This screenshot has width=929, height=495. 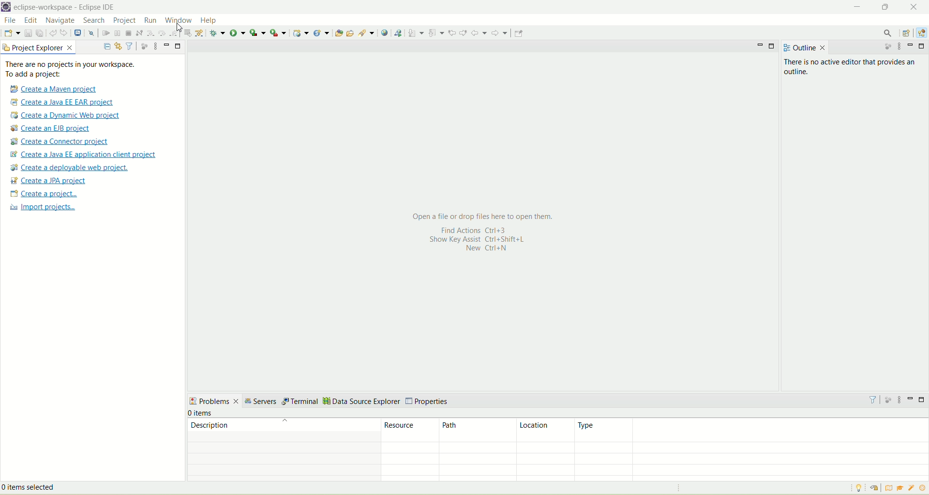 I want to click on restore welcome, so click(x=878, y=489).